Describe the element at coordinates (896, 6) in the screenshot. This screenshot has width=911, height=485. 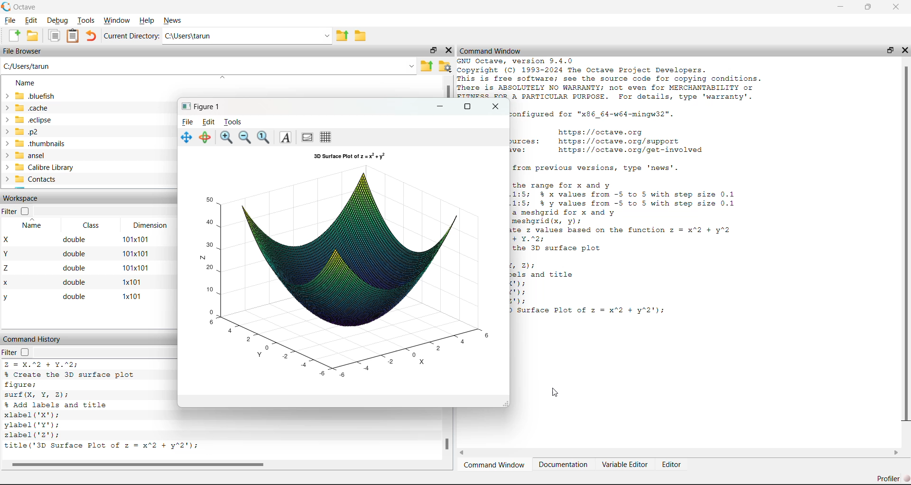
I see `Close` at that location.